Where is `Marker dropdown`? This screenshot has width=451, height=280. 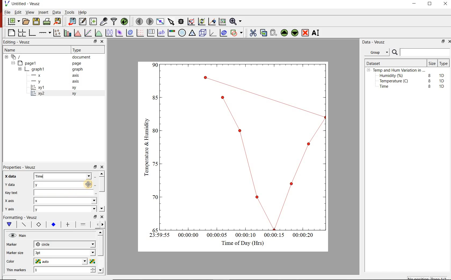
Marker dropdown is located at coordinates (85, 244).